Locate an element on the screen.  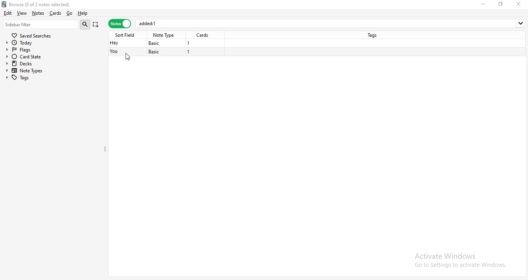
adjust is located at coordinates (107, 148).